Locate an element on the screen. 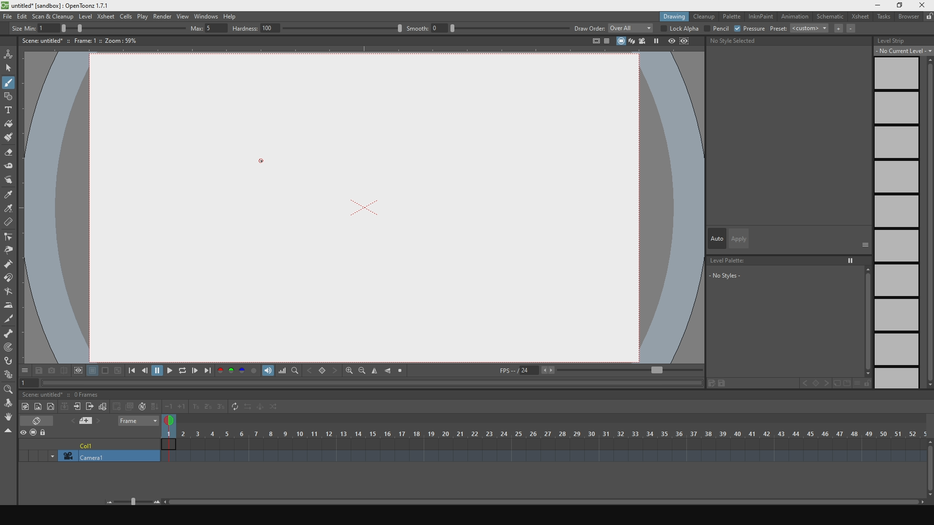 The image size is (934, 525). delete is located at coordinates (10, 223).